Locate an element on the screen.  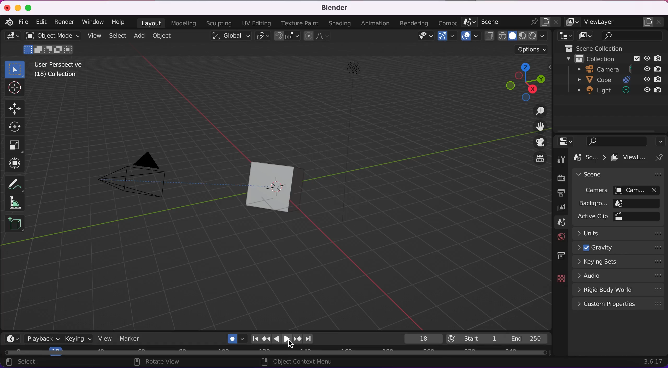
play animation is located at coordinates (286, 339).